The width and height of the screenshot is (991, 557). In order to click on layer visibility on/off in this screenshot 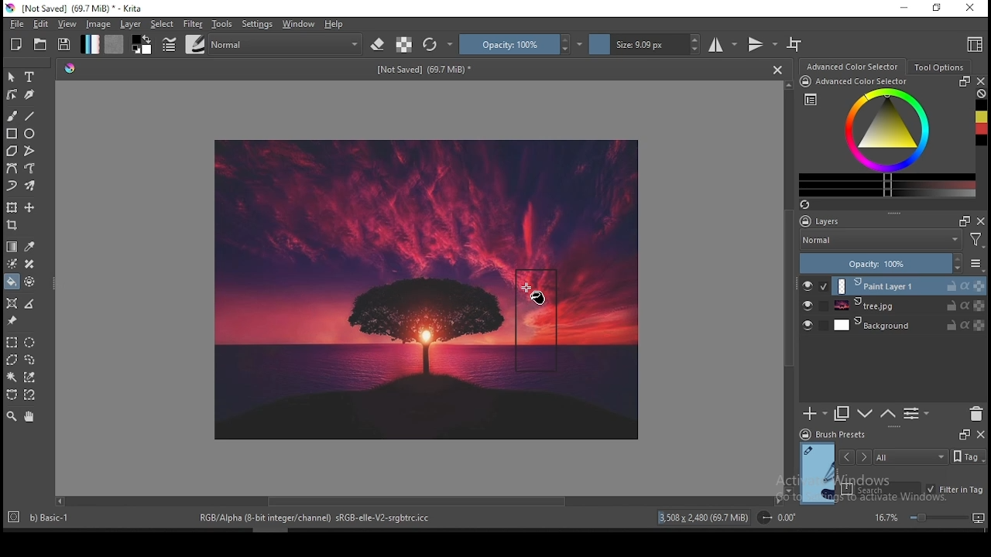, I will do `click(808, 306)`.